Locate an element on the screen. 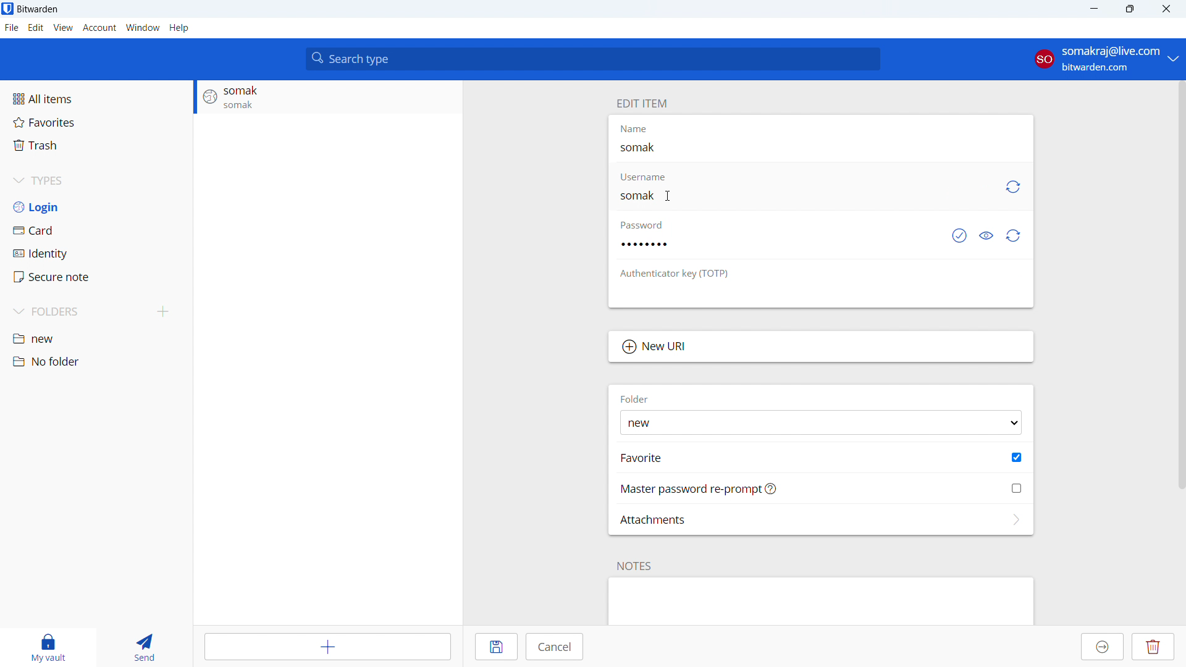  account is located at coordinates (100, 28).